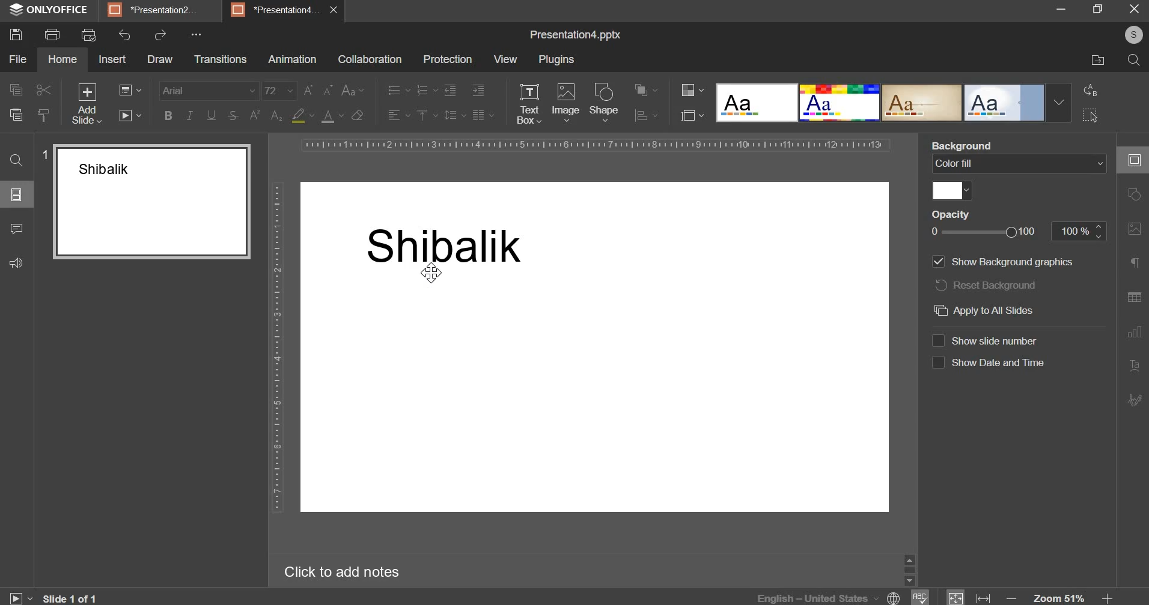 The width and height of the screenshot is (1149, 605). I want to click on vertical alignment, so click(427, 115).